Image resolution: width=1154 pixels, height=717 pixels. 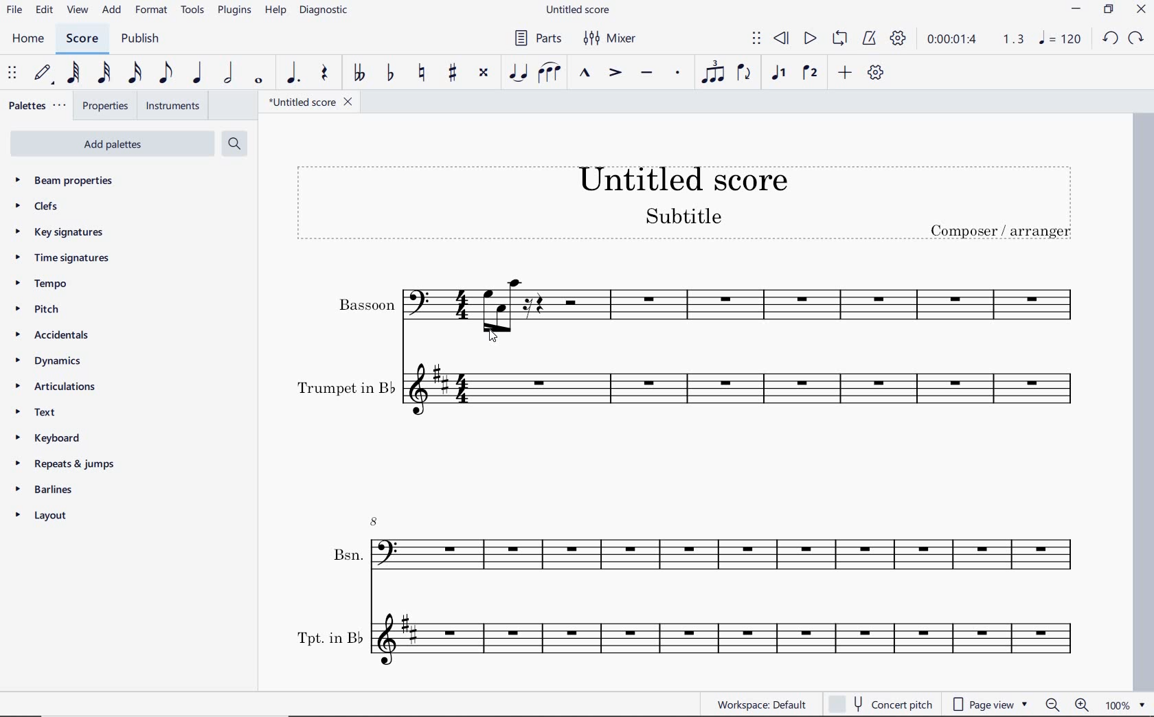 What do you see at coordinates (81, 38) in the screenshot?
I see `score` at bounding box center [81, 38].